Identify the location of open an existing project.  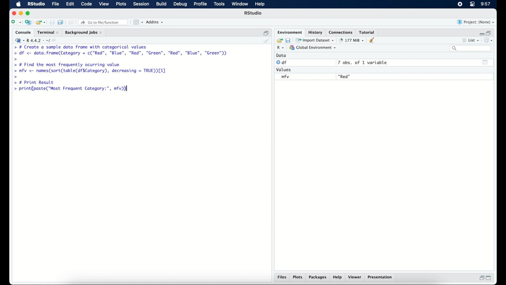
(41, 22).